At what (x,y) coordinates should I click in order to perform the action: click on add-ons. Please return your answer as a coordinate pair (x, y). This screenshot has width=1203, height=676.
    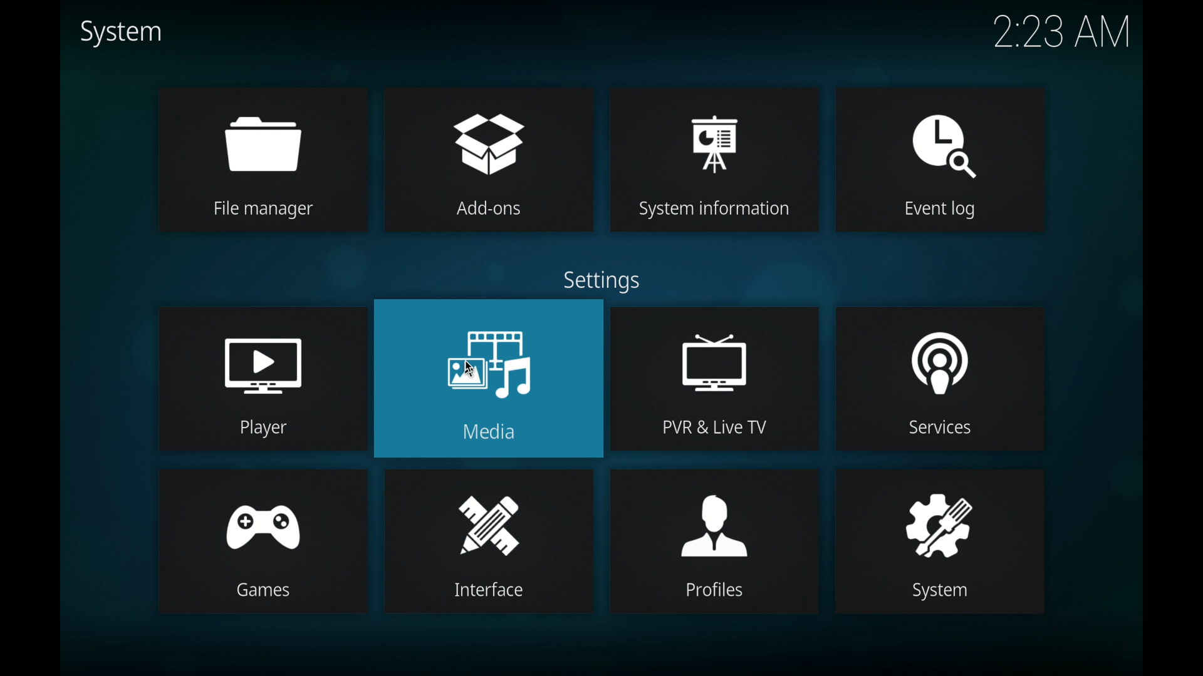
    Looking at the image, I should click on (492, 129).